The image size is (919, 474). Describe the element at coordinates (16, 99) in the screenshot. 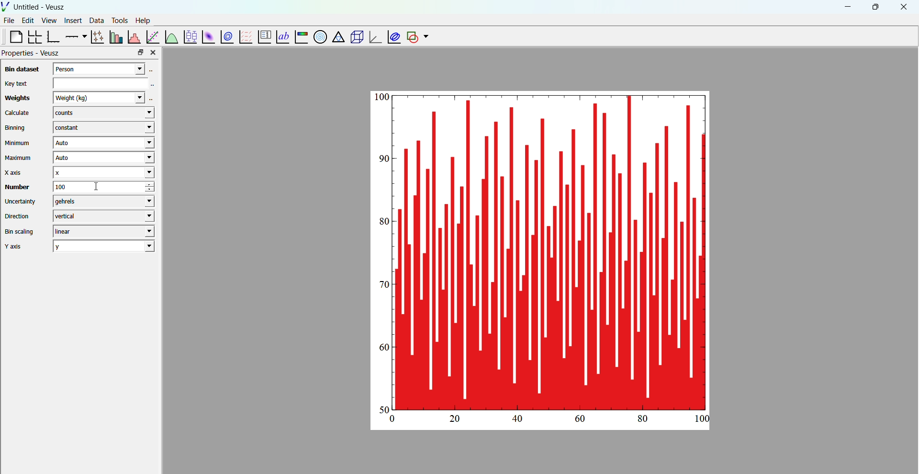

I see `Weights` at that location.